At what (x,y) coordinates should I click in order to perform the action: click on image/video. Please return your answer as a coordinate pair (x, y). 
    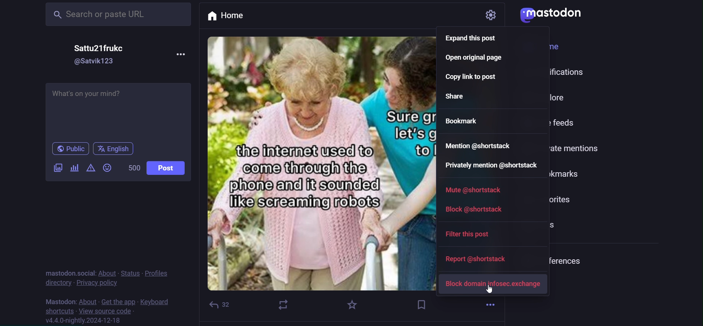
    Looking at the image, I should click on (58, 167).